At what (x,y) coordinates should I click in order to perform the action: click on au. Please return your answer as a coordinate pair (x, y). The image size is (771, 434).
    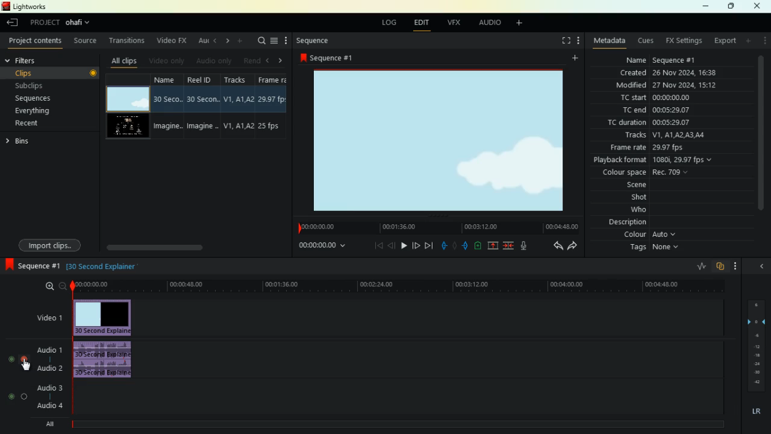
    Looking at the image, I should click on (201, 42).